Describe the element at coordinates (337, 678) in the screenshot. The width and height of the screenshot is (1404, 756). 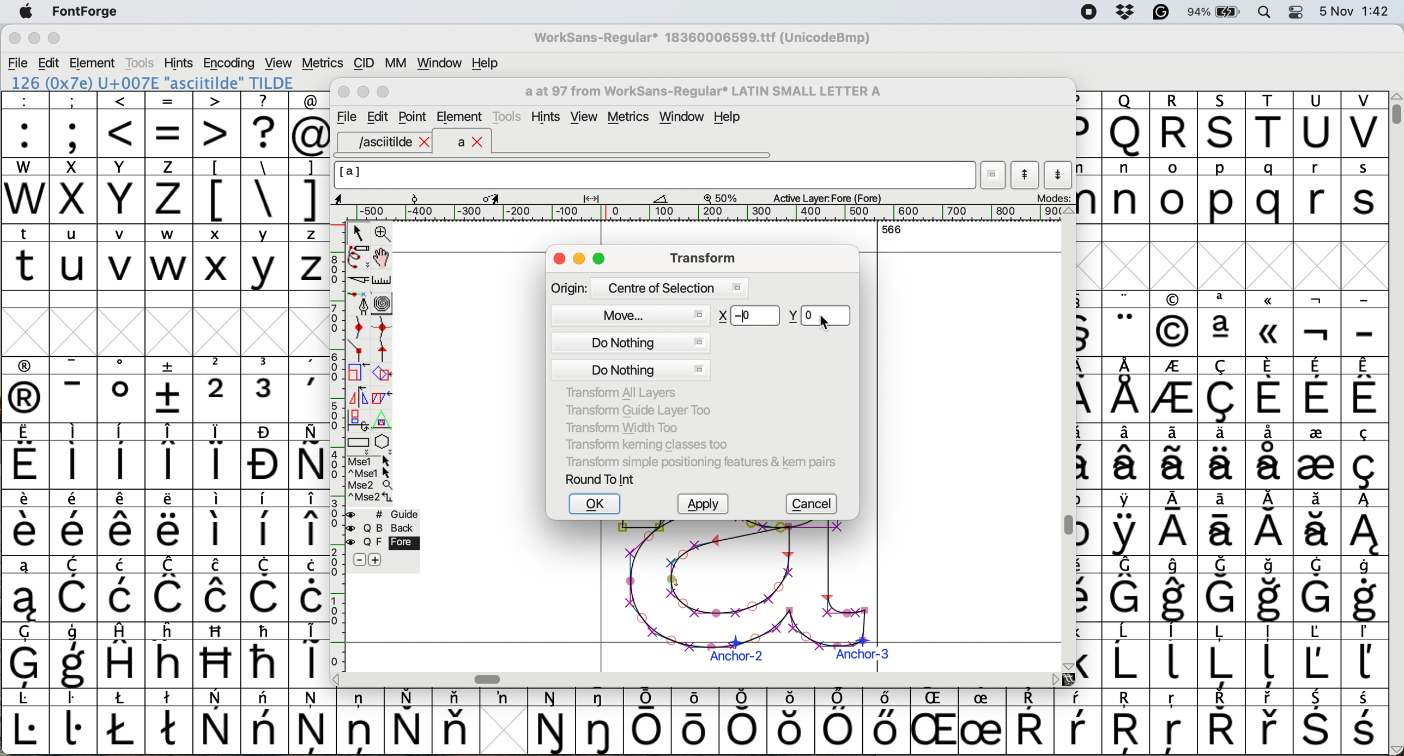
I see `scroll button` at that location.